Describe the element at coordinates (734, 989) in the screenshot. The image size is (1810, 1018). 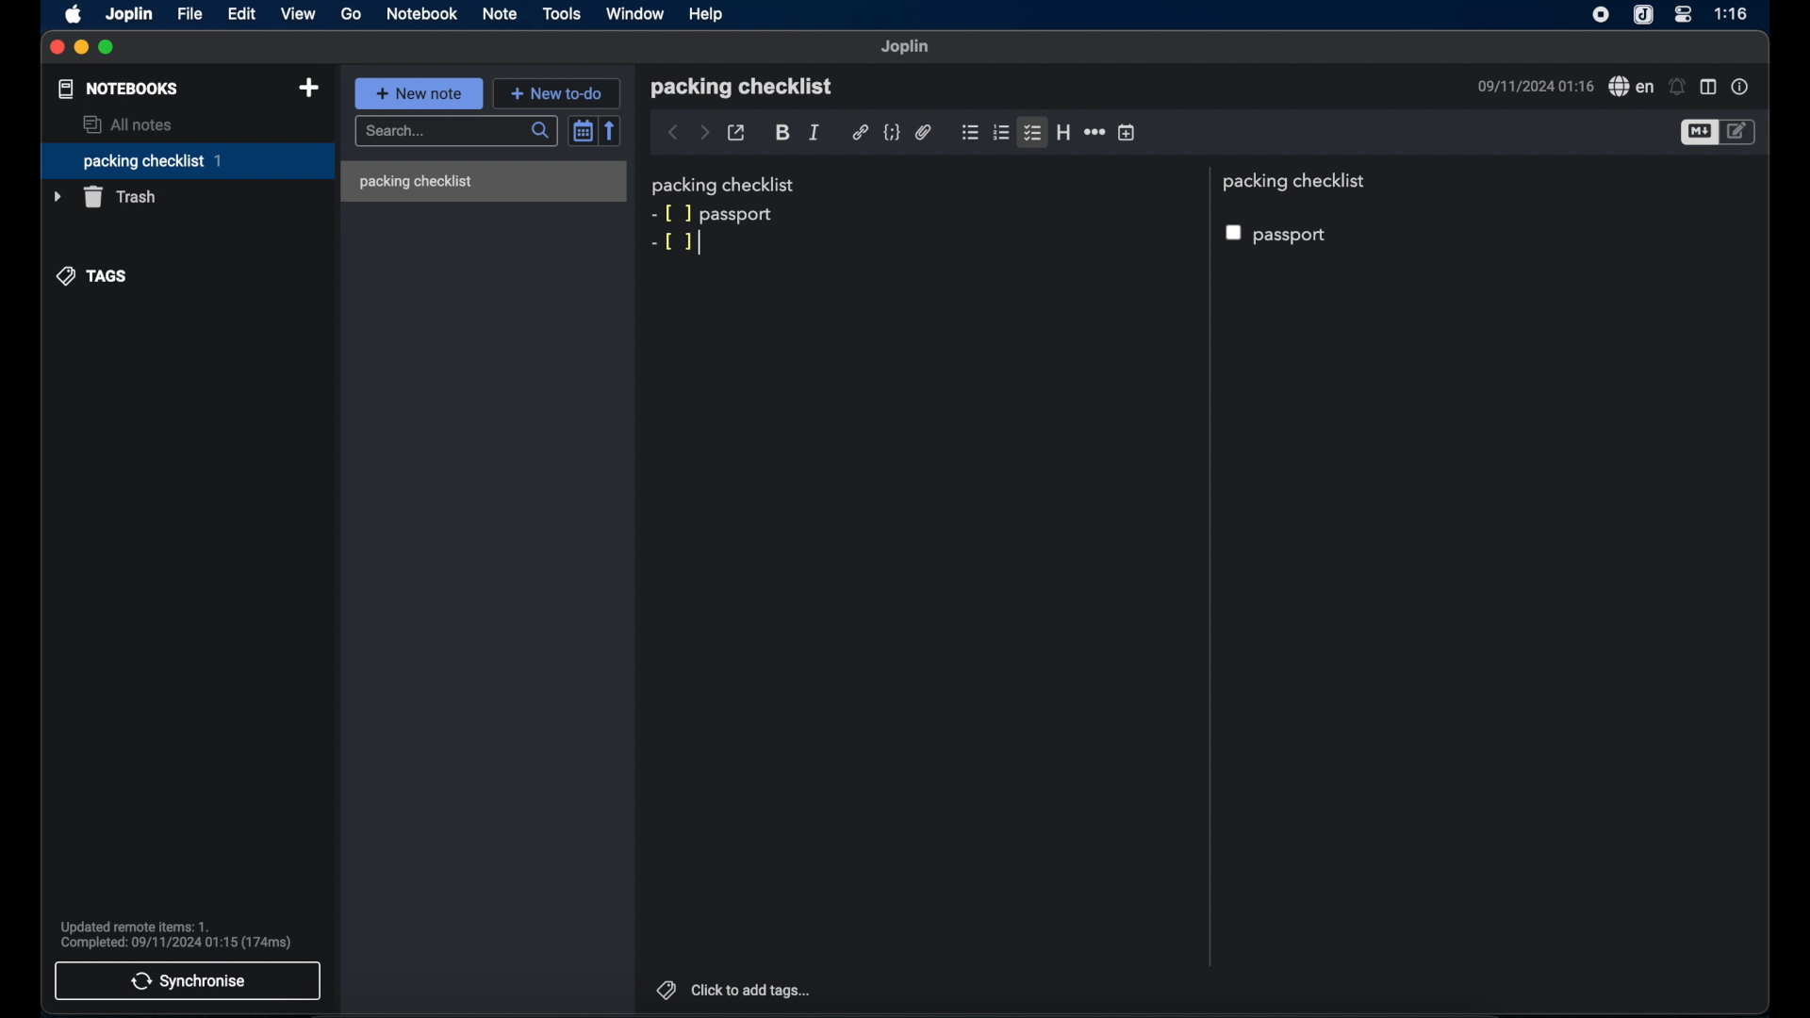
I see `click to add tags` at that location.